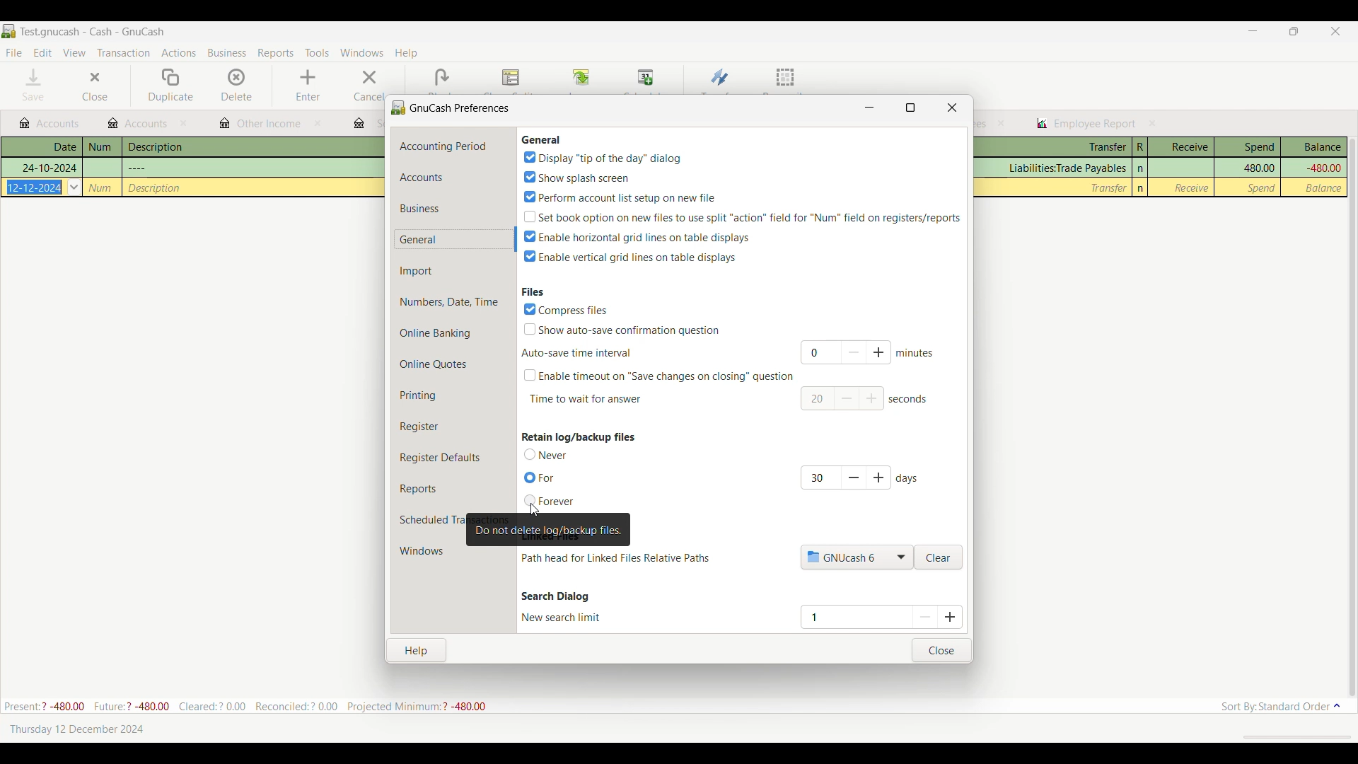  What do you see at coordinates (853, 477) in the screenshot?
I see `Subtract ` at bounding box center [853, 477].